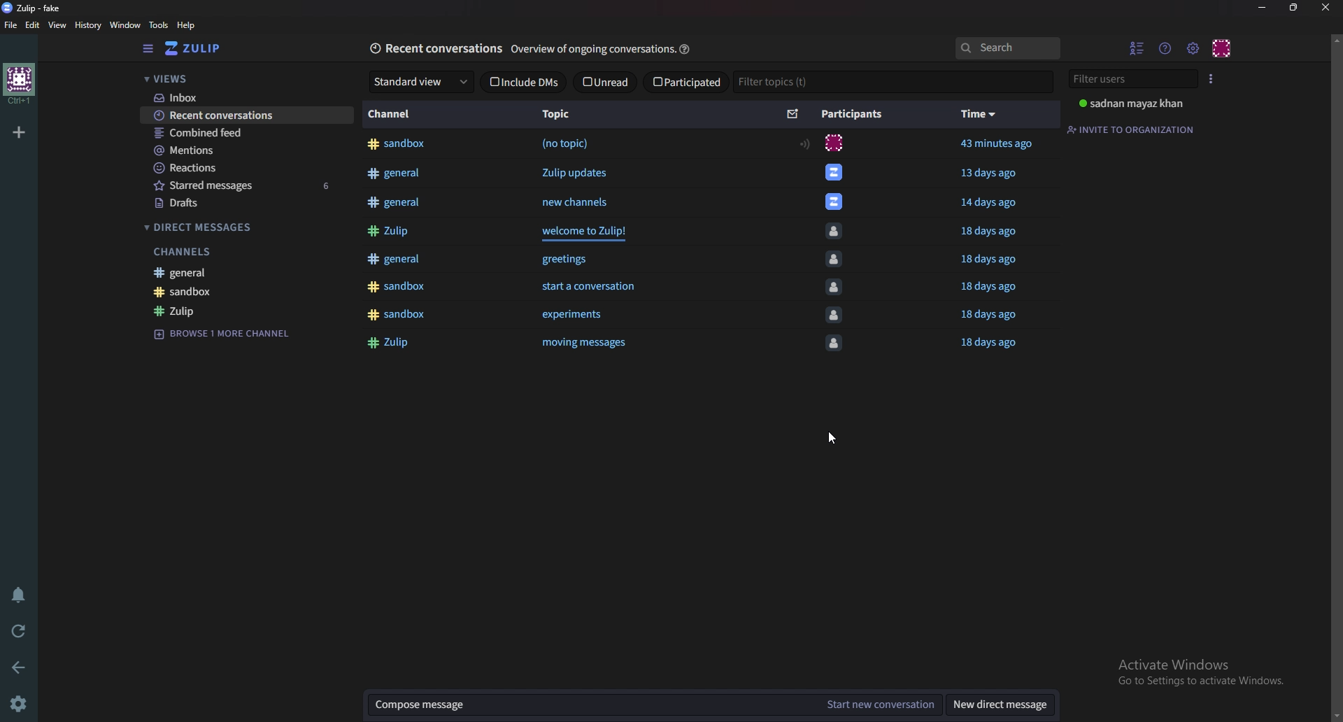 This screenshot has width=1343, height=722. I want to click on #general, so click(394, 202).